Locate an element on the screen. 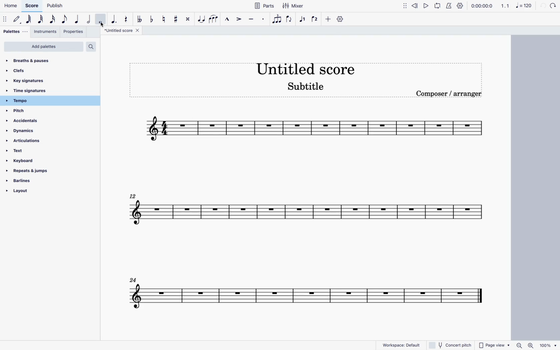  voice 2 is located at coordinates (315, 18).